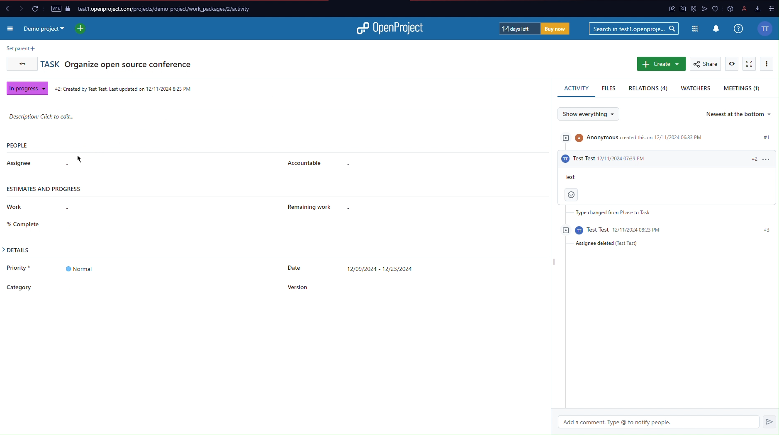 This screenshot has height=435, width=779. What do you see at coordinates (739, 115) in the screenshot?
I see `Newest at the bottom` at bounding box center [739, 115].